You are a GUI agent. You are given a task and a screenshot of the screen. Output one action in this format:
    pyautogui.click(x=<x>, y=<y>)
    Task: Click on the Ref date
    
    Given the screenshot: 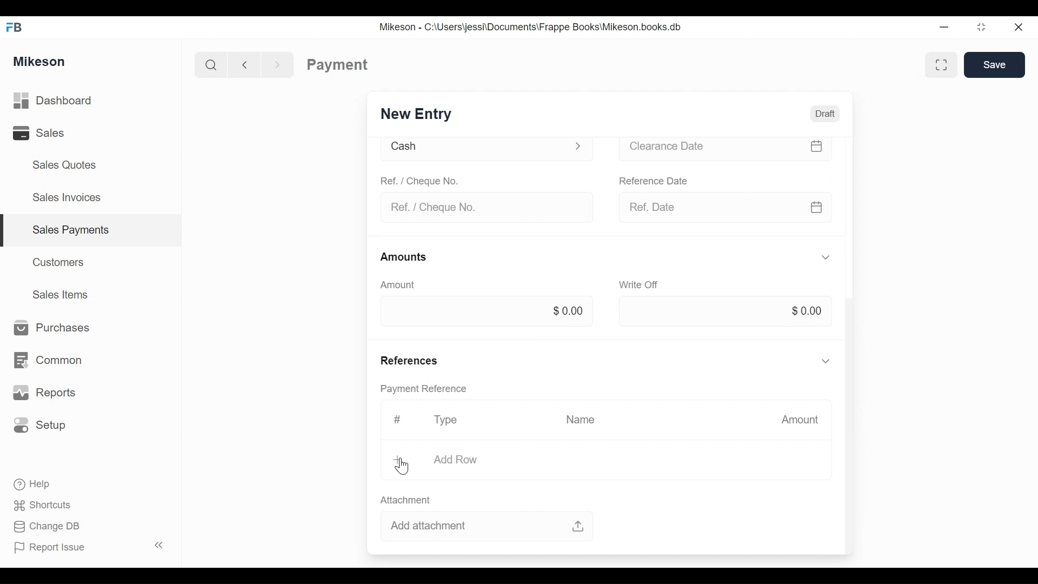 What is the action you would take?
    pyautogui.click(x=729, y=209)
    